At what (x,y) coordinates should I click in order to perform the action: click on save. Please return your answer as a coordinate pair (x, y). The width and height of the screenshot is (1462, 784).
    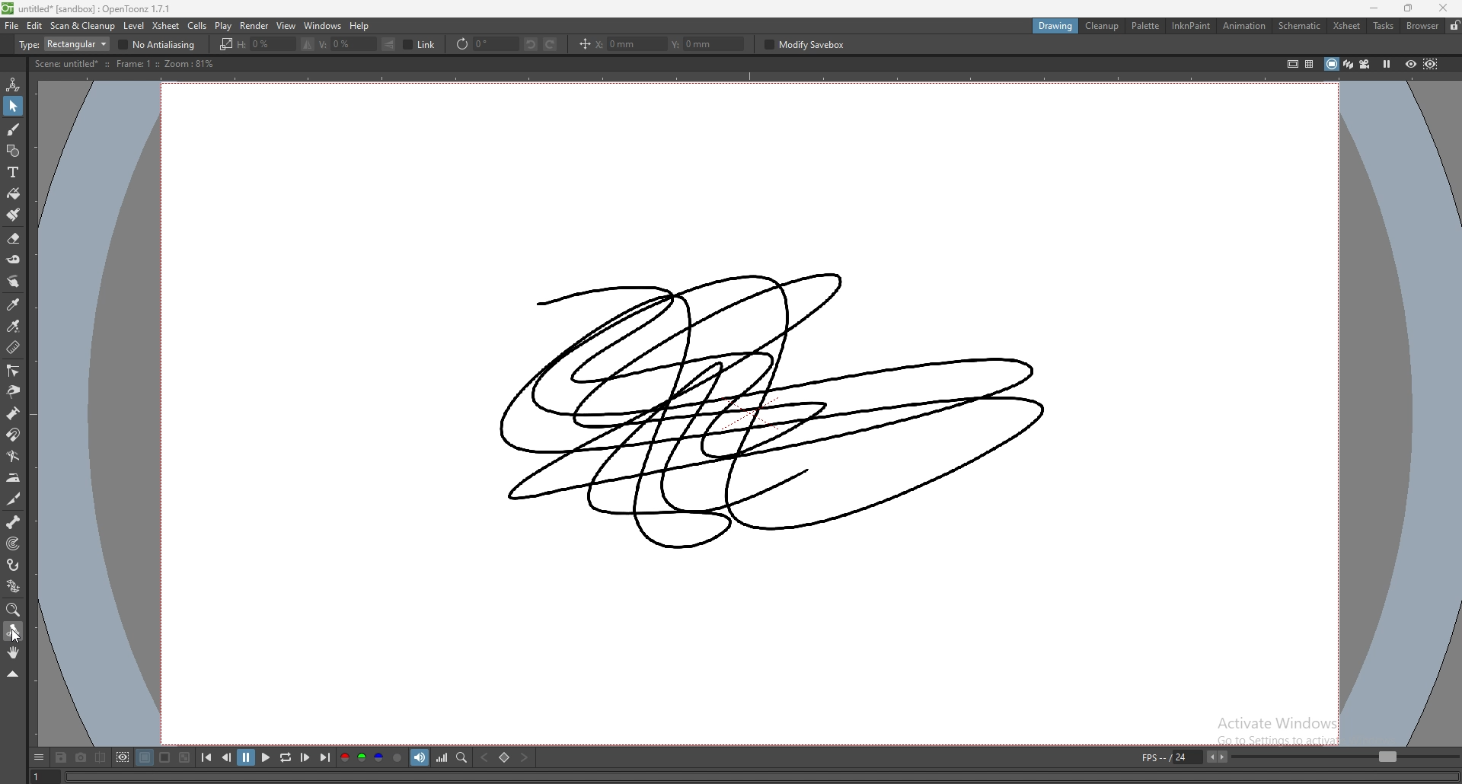
    Looking at the image, I should click on (60, 757).